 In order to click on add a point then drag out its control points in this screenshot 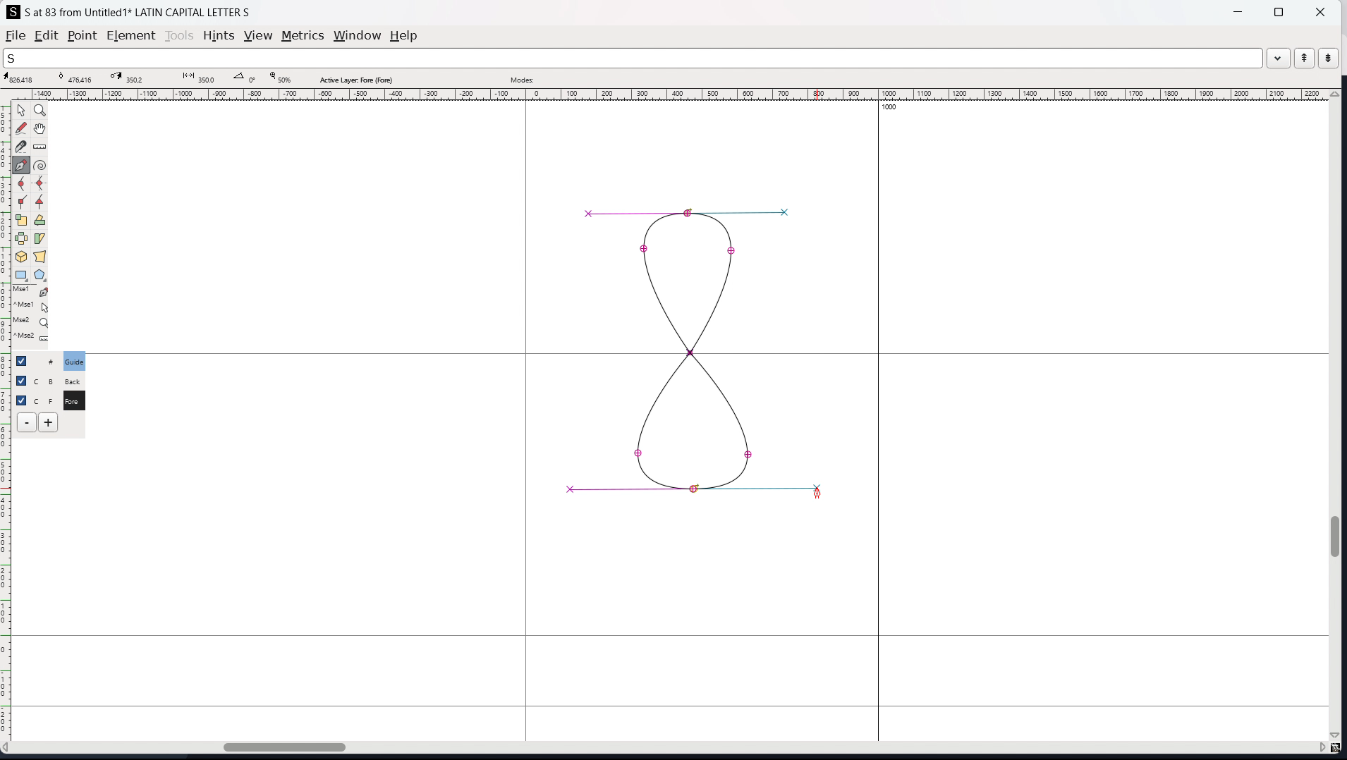, I will do `click(22, 165)`.